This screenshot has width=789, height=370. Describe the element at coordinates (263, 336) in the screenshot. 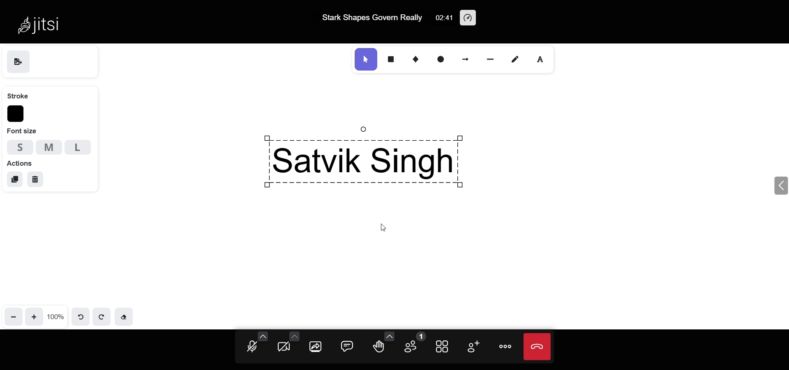

I see `more audio option` at that location.